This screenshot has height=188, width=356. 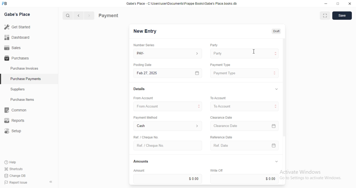 What do you see at coordinates (11, 162) in the screenshot?
I see `Help` at bounding box center [11, 162].